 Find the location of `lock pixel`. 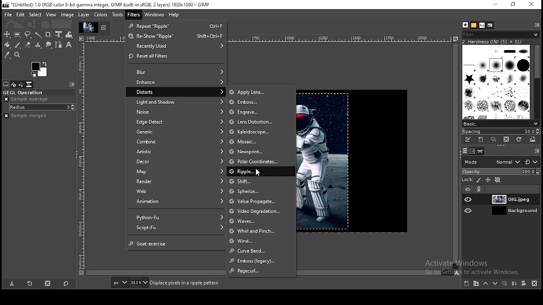

lock pixel is located at coordinates (479, 180).